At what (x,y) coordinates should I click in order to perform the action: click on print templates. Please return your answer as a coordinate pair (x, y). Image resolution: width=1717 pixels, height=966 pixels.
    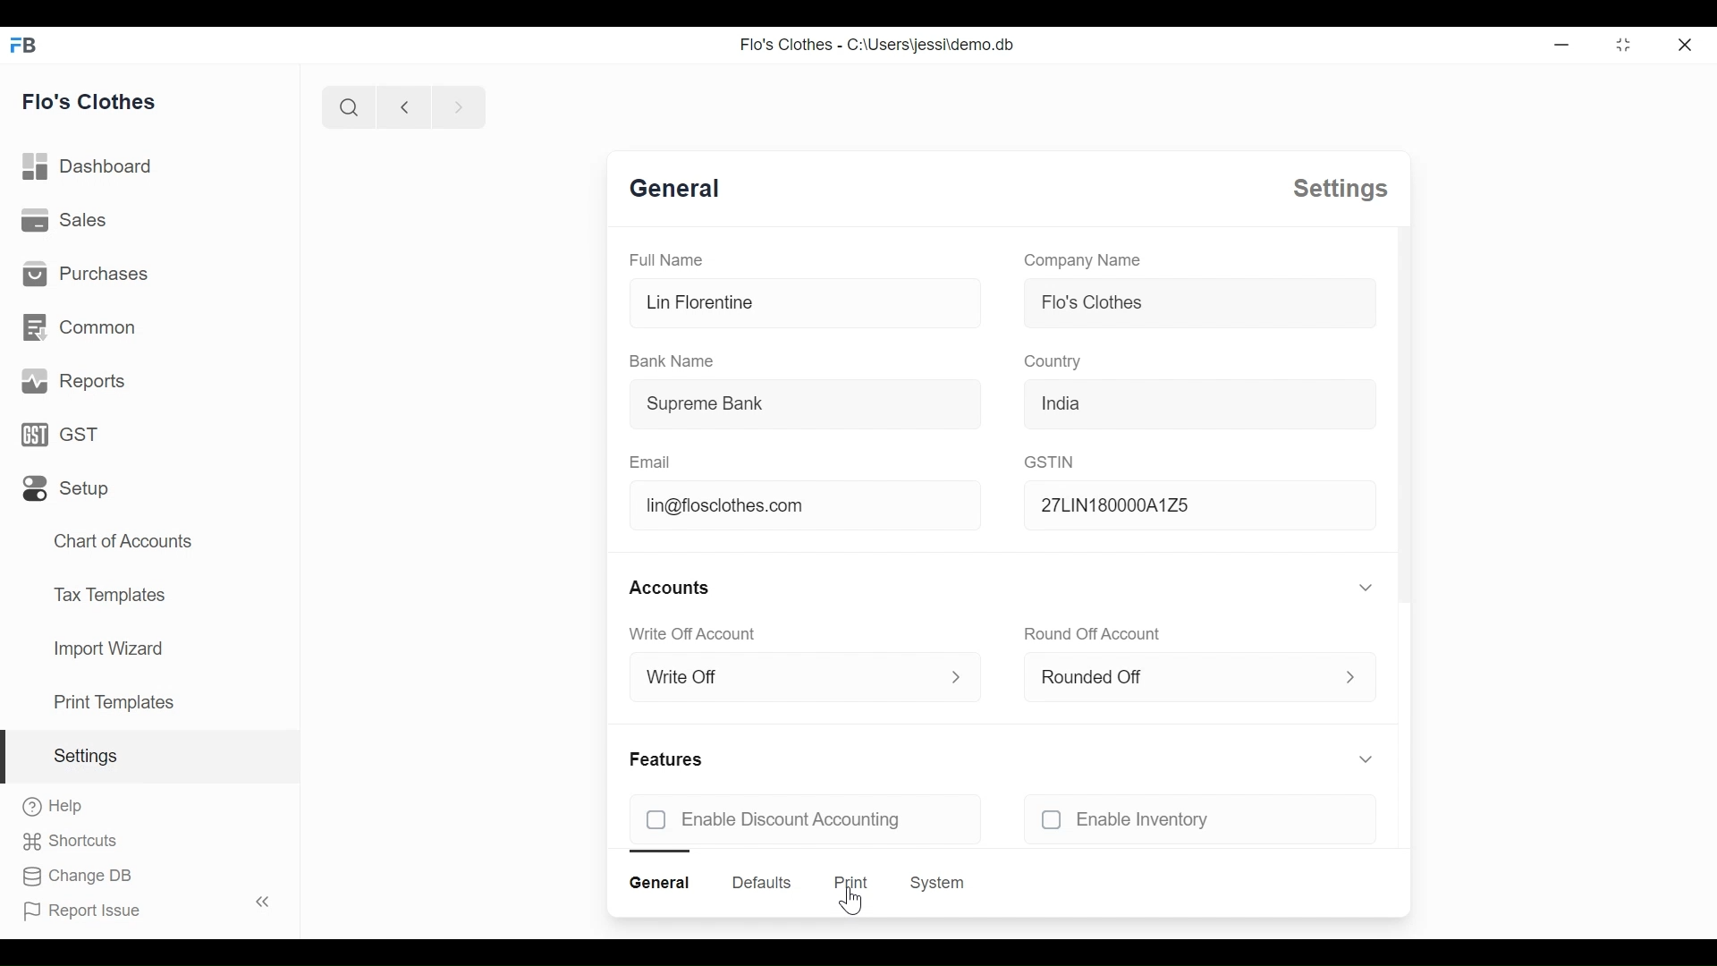
    Looking at the image, I should click on (114, 702).